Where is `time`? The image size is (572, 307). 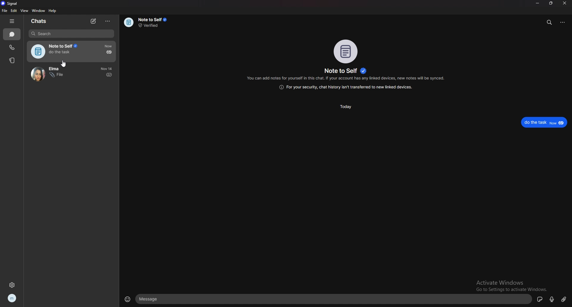 time is located at coordinates (108, 46).